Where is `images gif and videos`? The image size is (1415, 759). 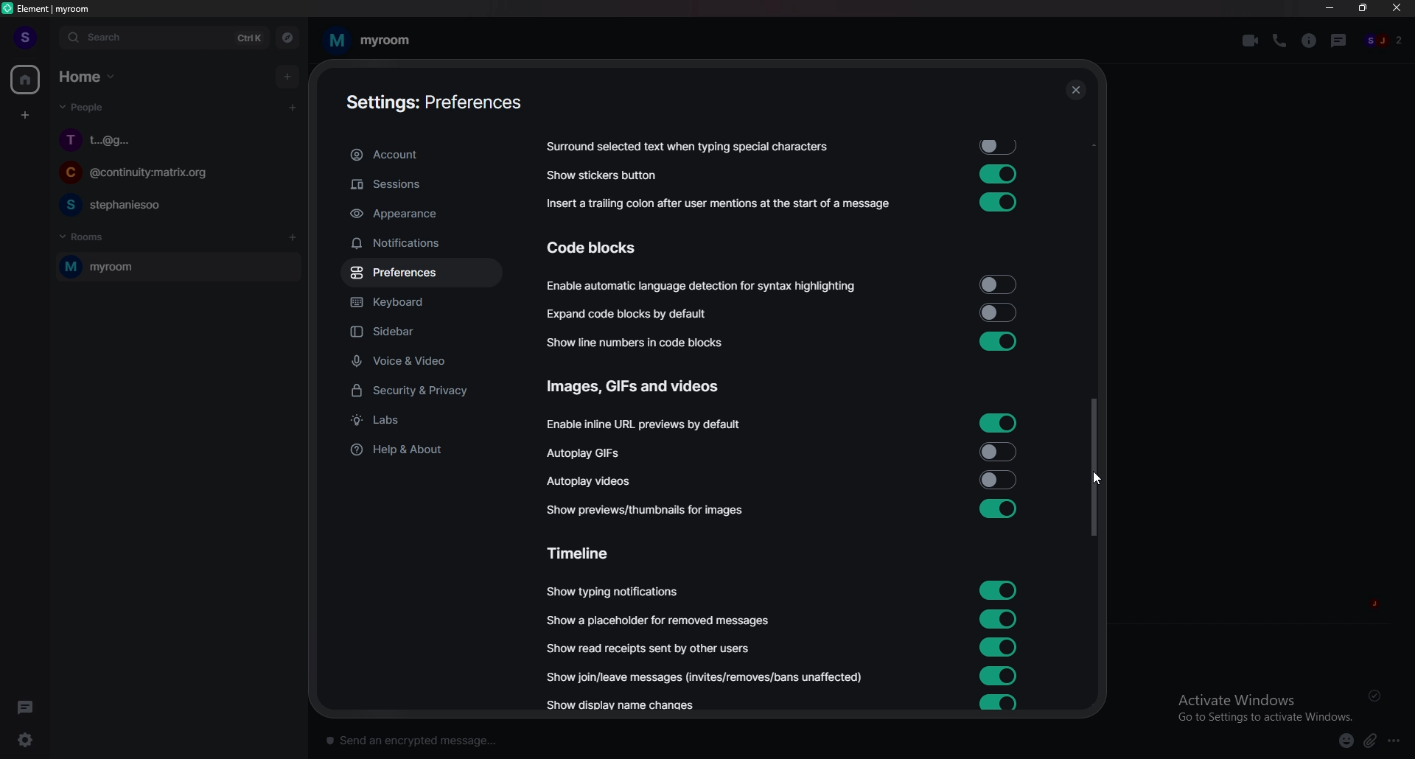 images gif and videos is located at coordinates (636, 387).